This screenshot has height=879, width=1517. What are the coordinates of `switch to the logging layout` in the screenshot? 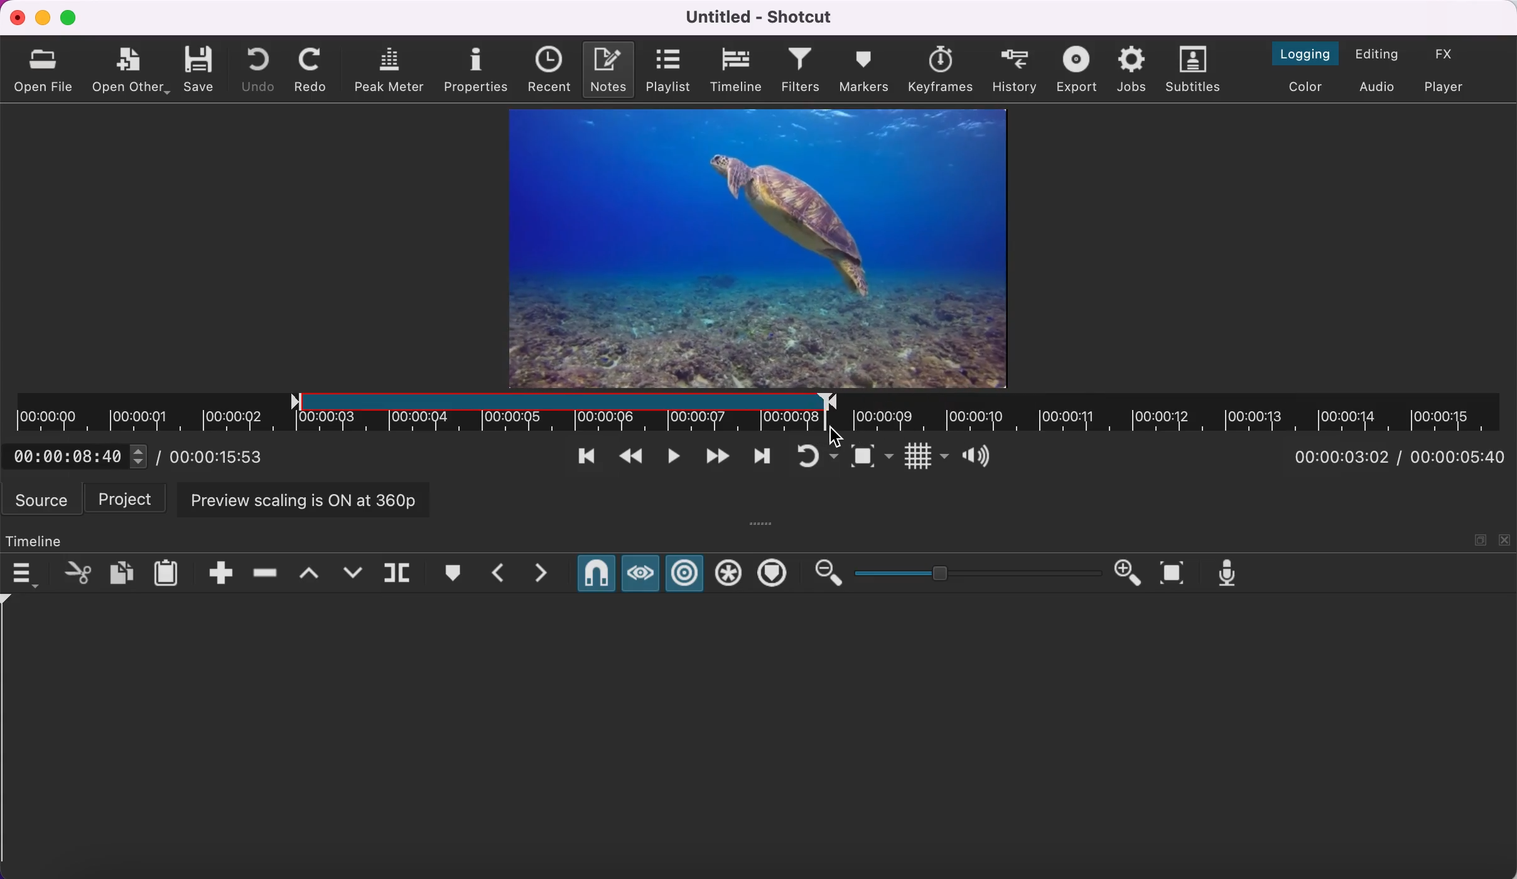 It's located at (1309, 53).